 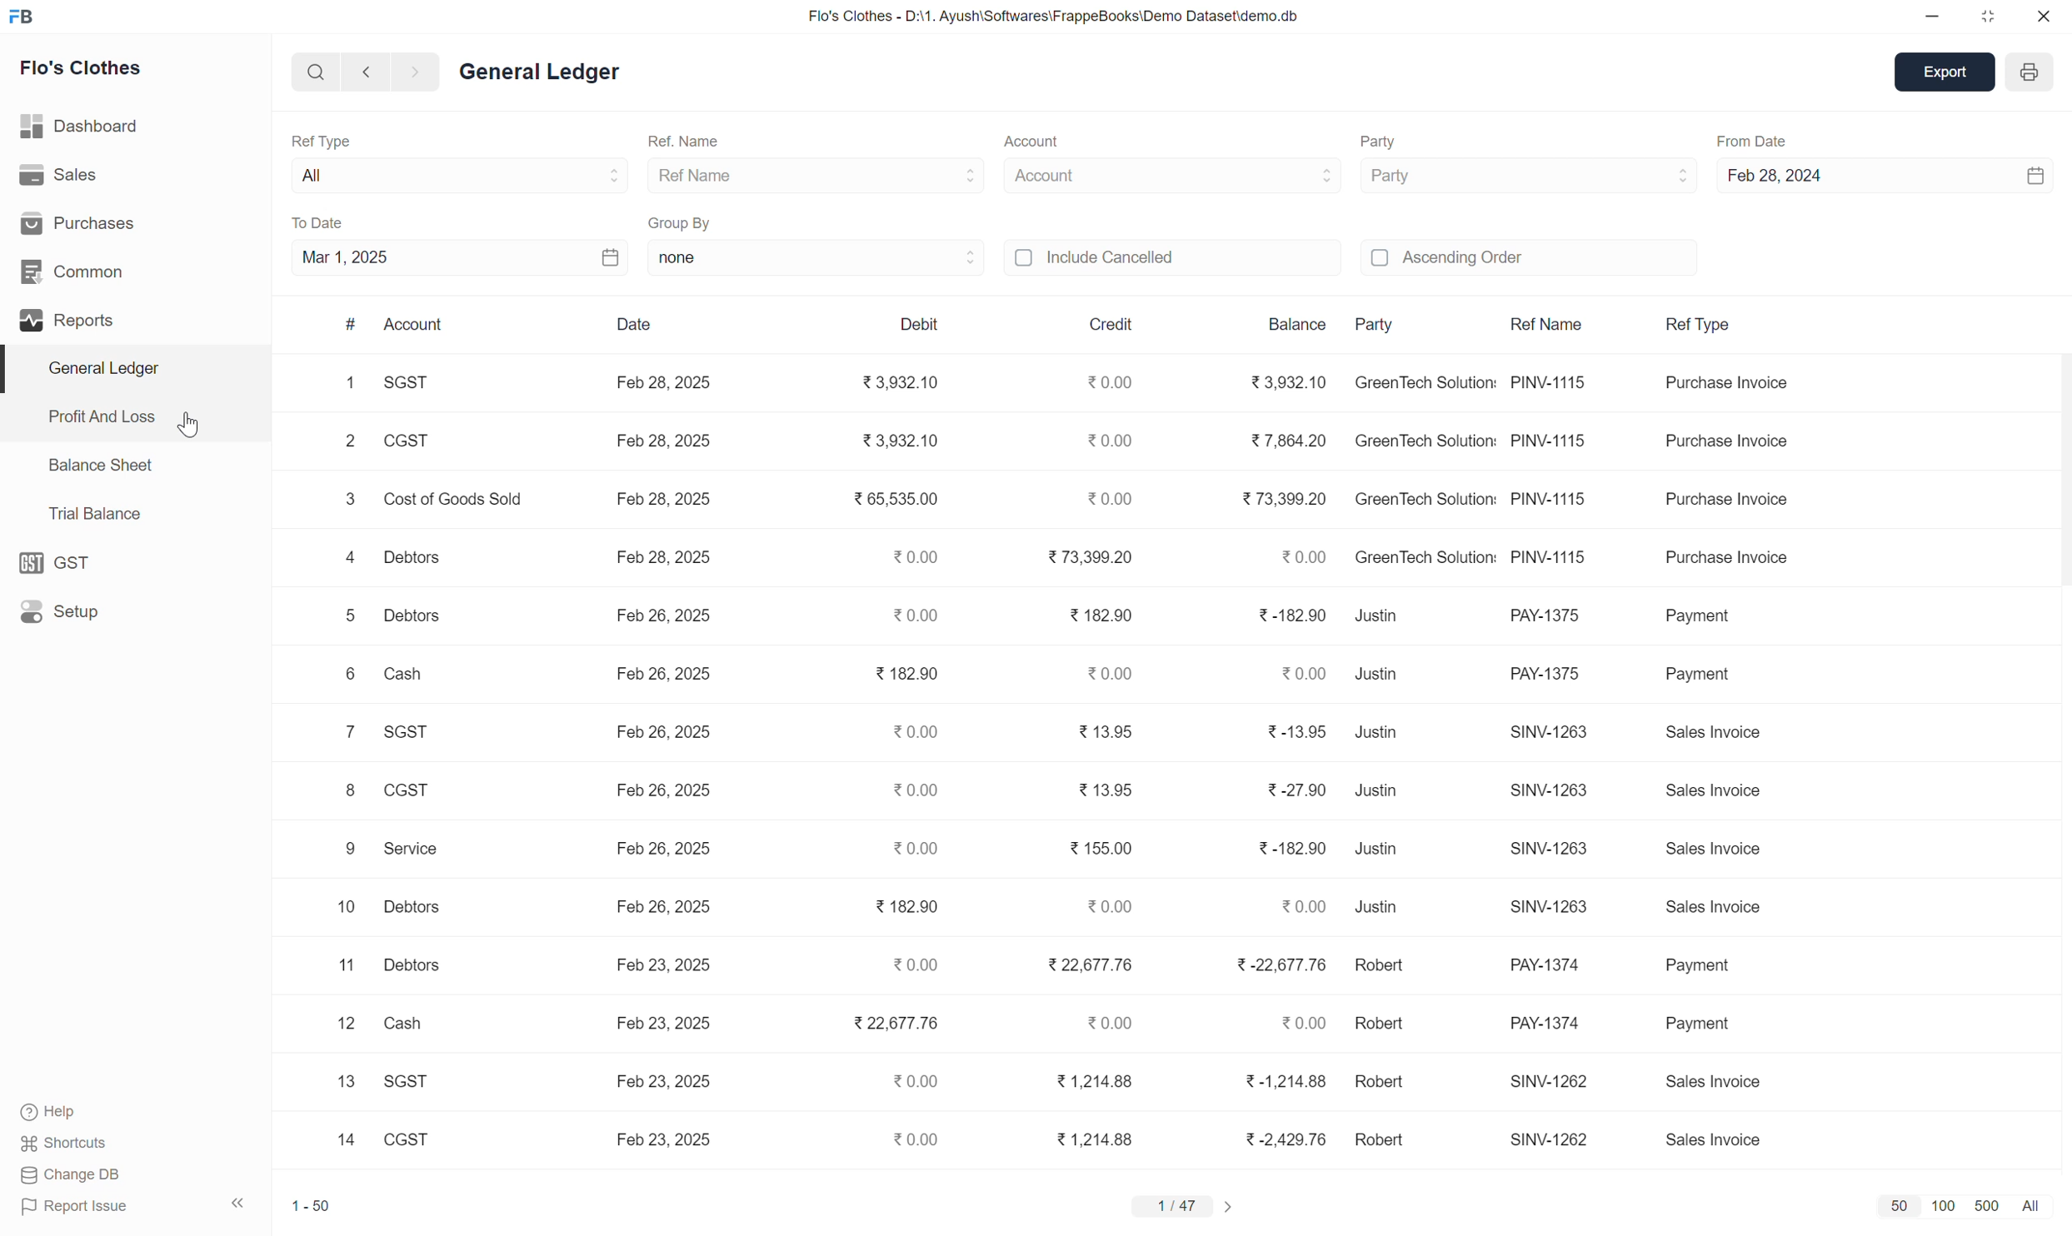 I want to click on PAY-1375, so click(x=1540, y=616).